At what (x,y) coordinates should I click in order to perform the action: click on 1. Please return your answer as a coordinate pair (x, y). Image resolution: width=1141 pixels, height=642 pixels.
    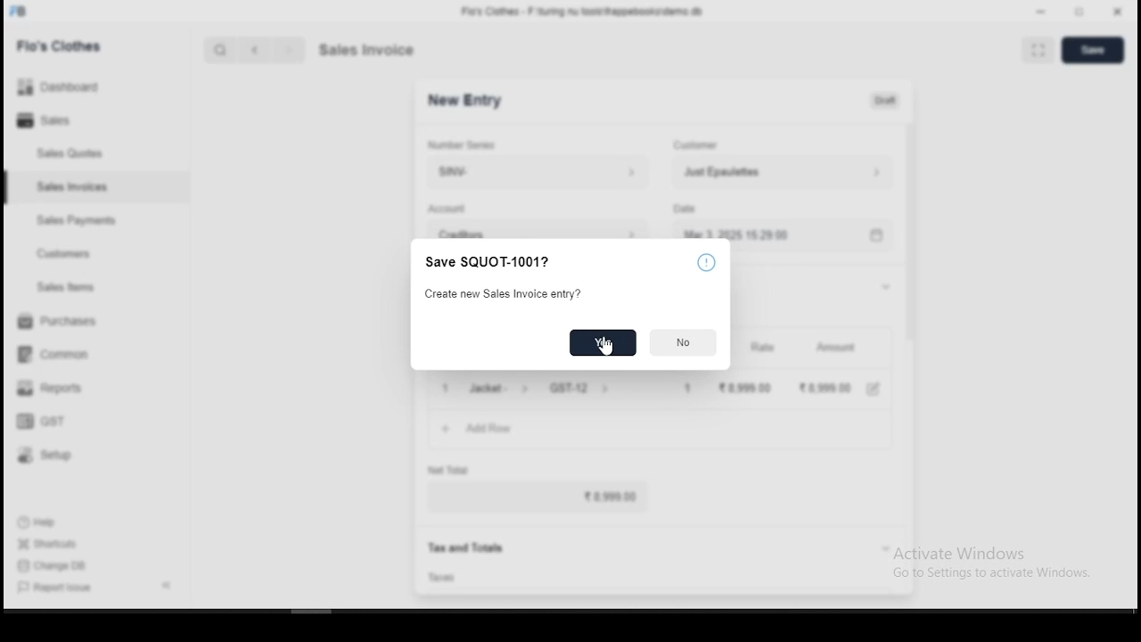
    Looking at the image, I should click on (687, 387).